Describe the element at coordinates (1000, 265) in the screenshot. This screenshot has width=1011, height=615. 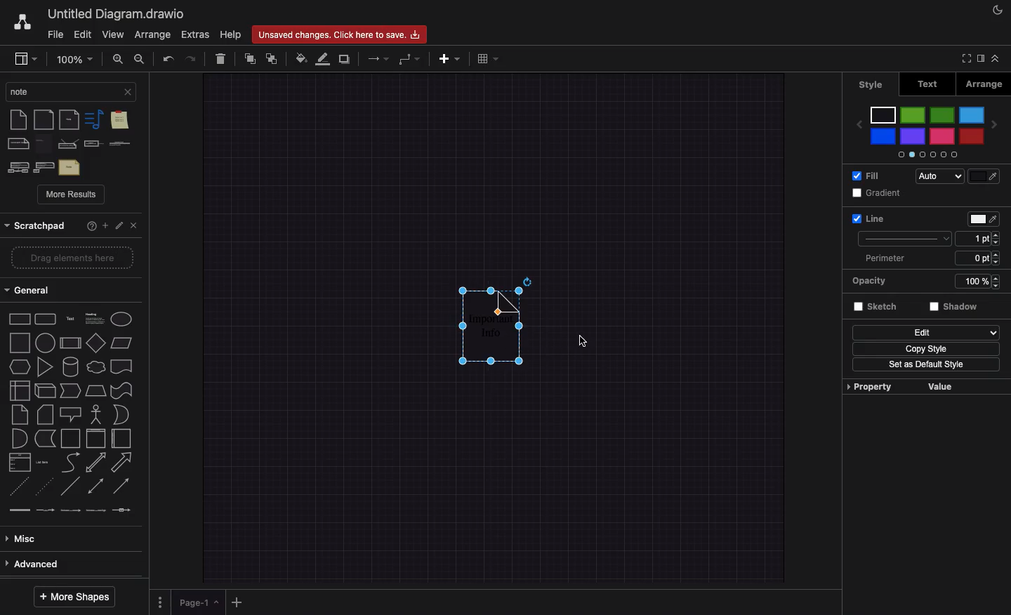
I see `decrease perimeter` at that location.